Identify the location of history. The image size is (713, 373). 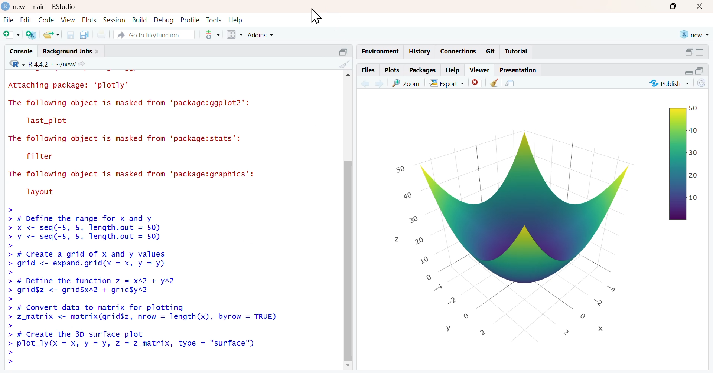
(419, 52).